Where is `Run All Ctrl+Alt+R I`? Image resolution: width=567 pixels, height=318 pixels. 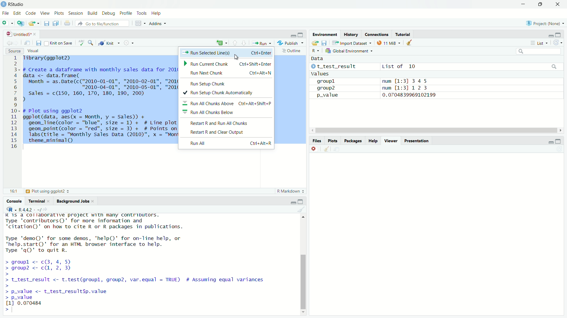
Run All Ctrl+Alt+R I is located at coordinates (232, 143).